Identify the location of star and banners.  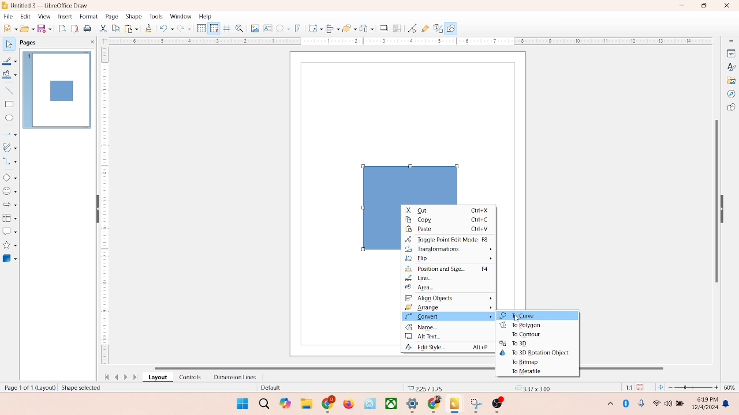
(11, 245).